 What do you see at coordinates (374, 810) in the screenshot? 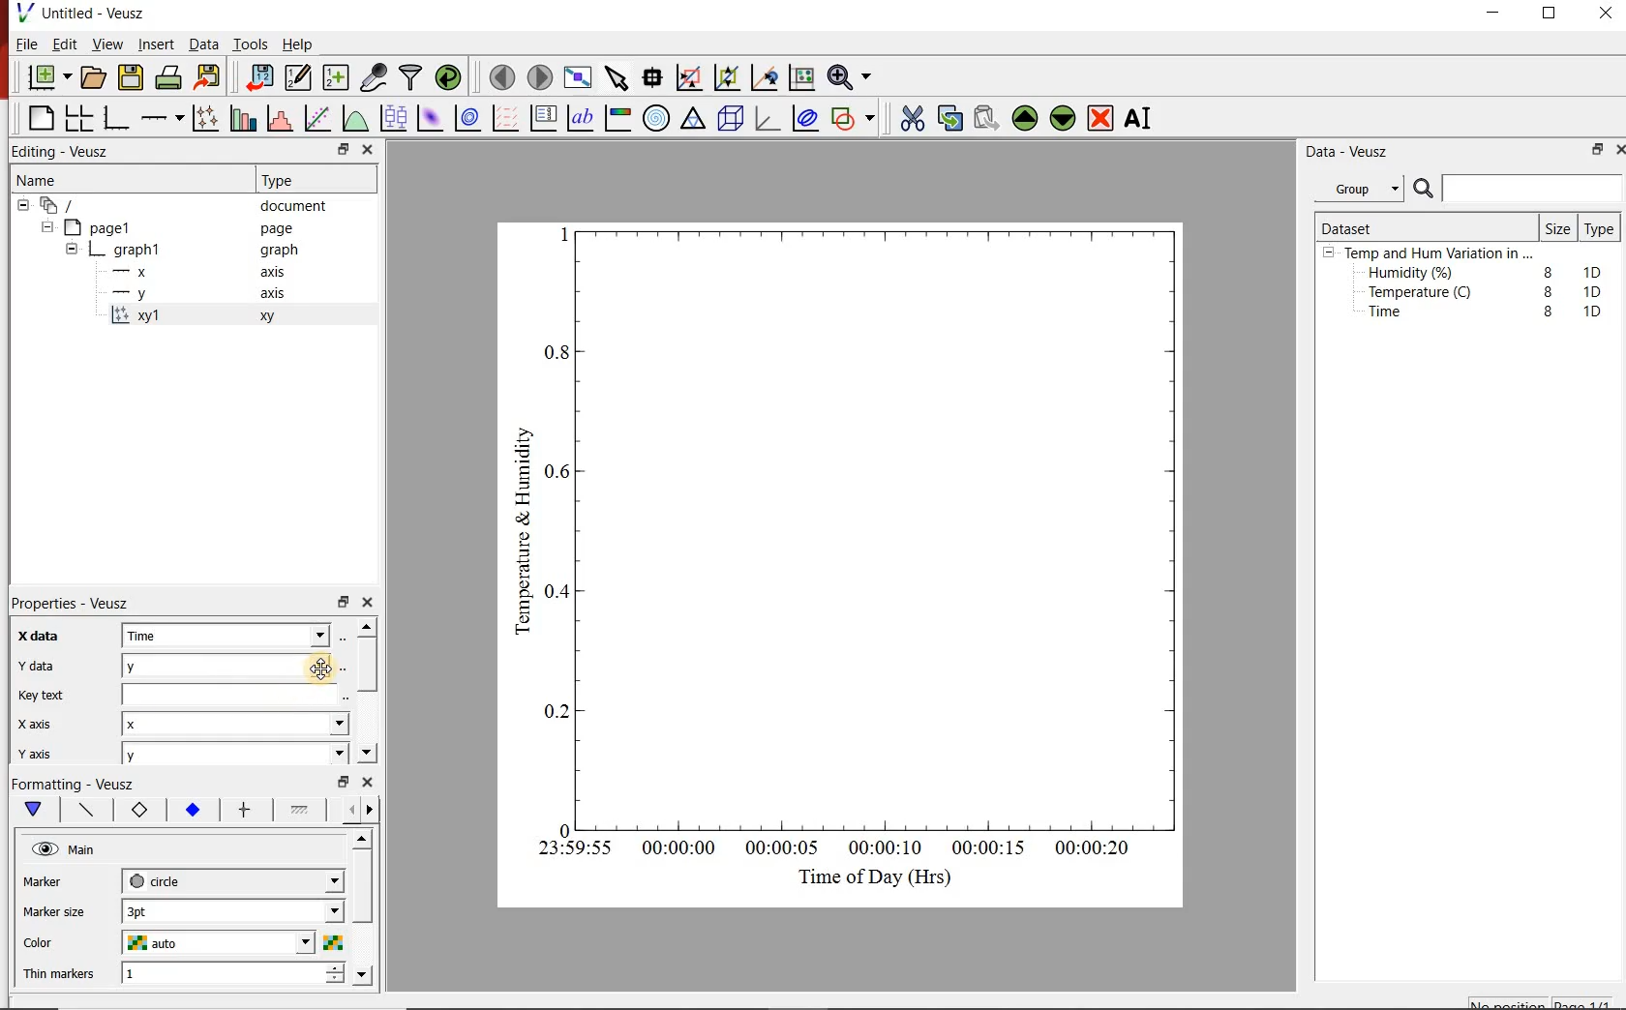
I see `go forward` at bounding box center [374, 810].